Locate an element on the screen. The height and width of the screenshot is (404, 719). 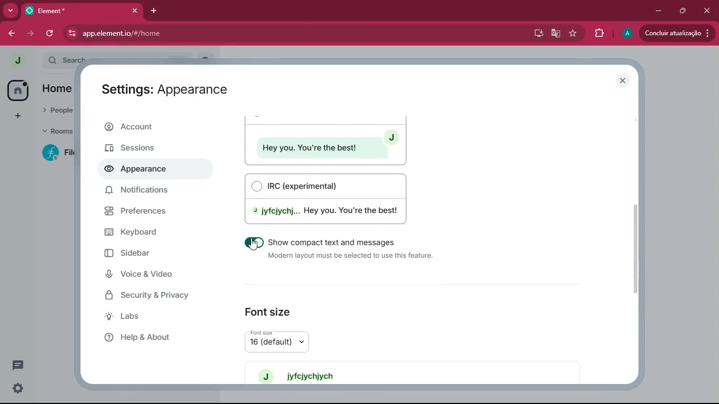
maximize is located at coordinates (684, 11).